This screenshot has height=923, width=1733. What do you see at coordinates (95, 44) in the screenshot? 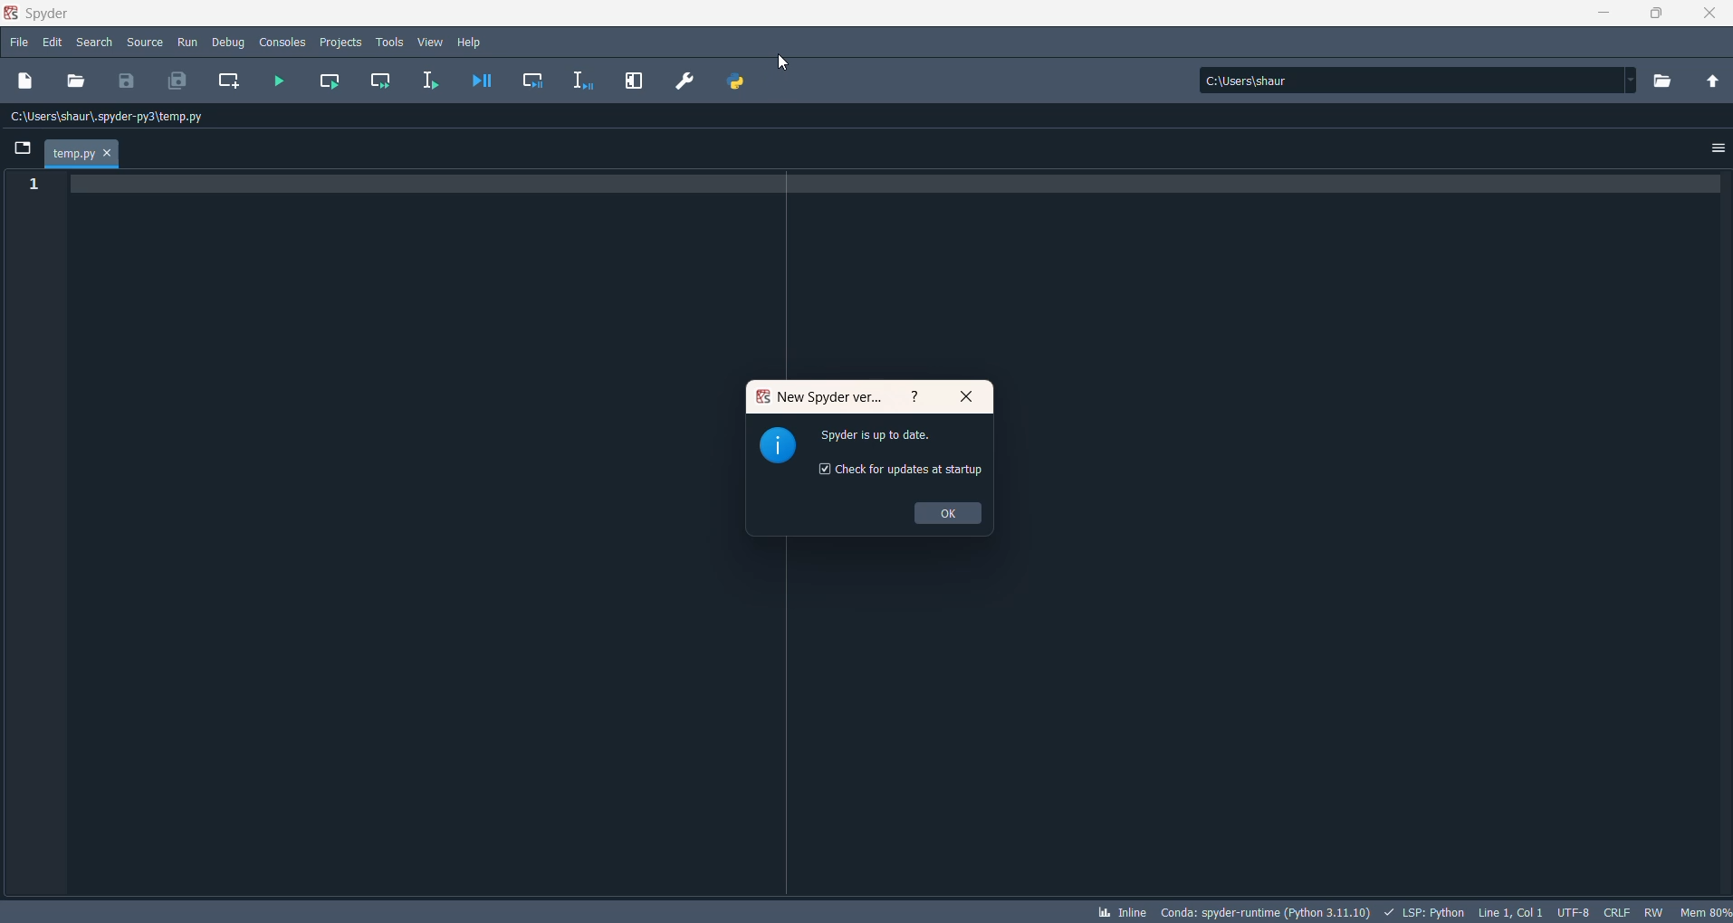
I see `search` at bounding box center [95, 44].